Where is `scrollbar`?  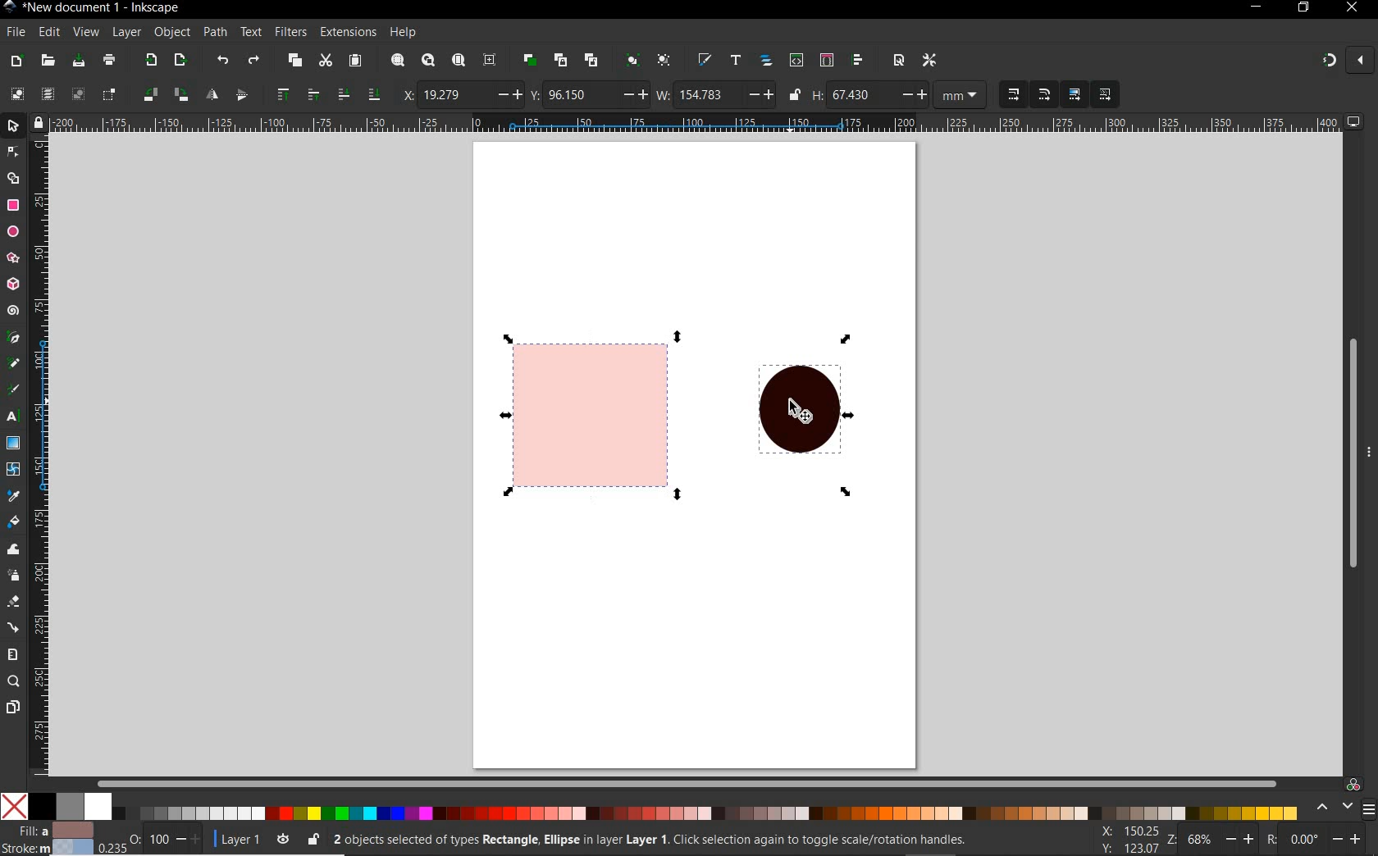 scrollbar is located at coordinates (1353, 439).